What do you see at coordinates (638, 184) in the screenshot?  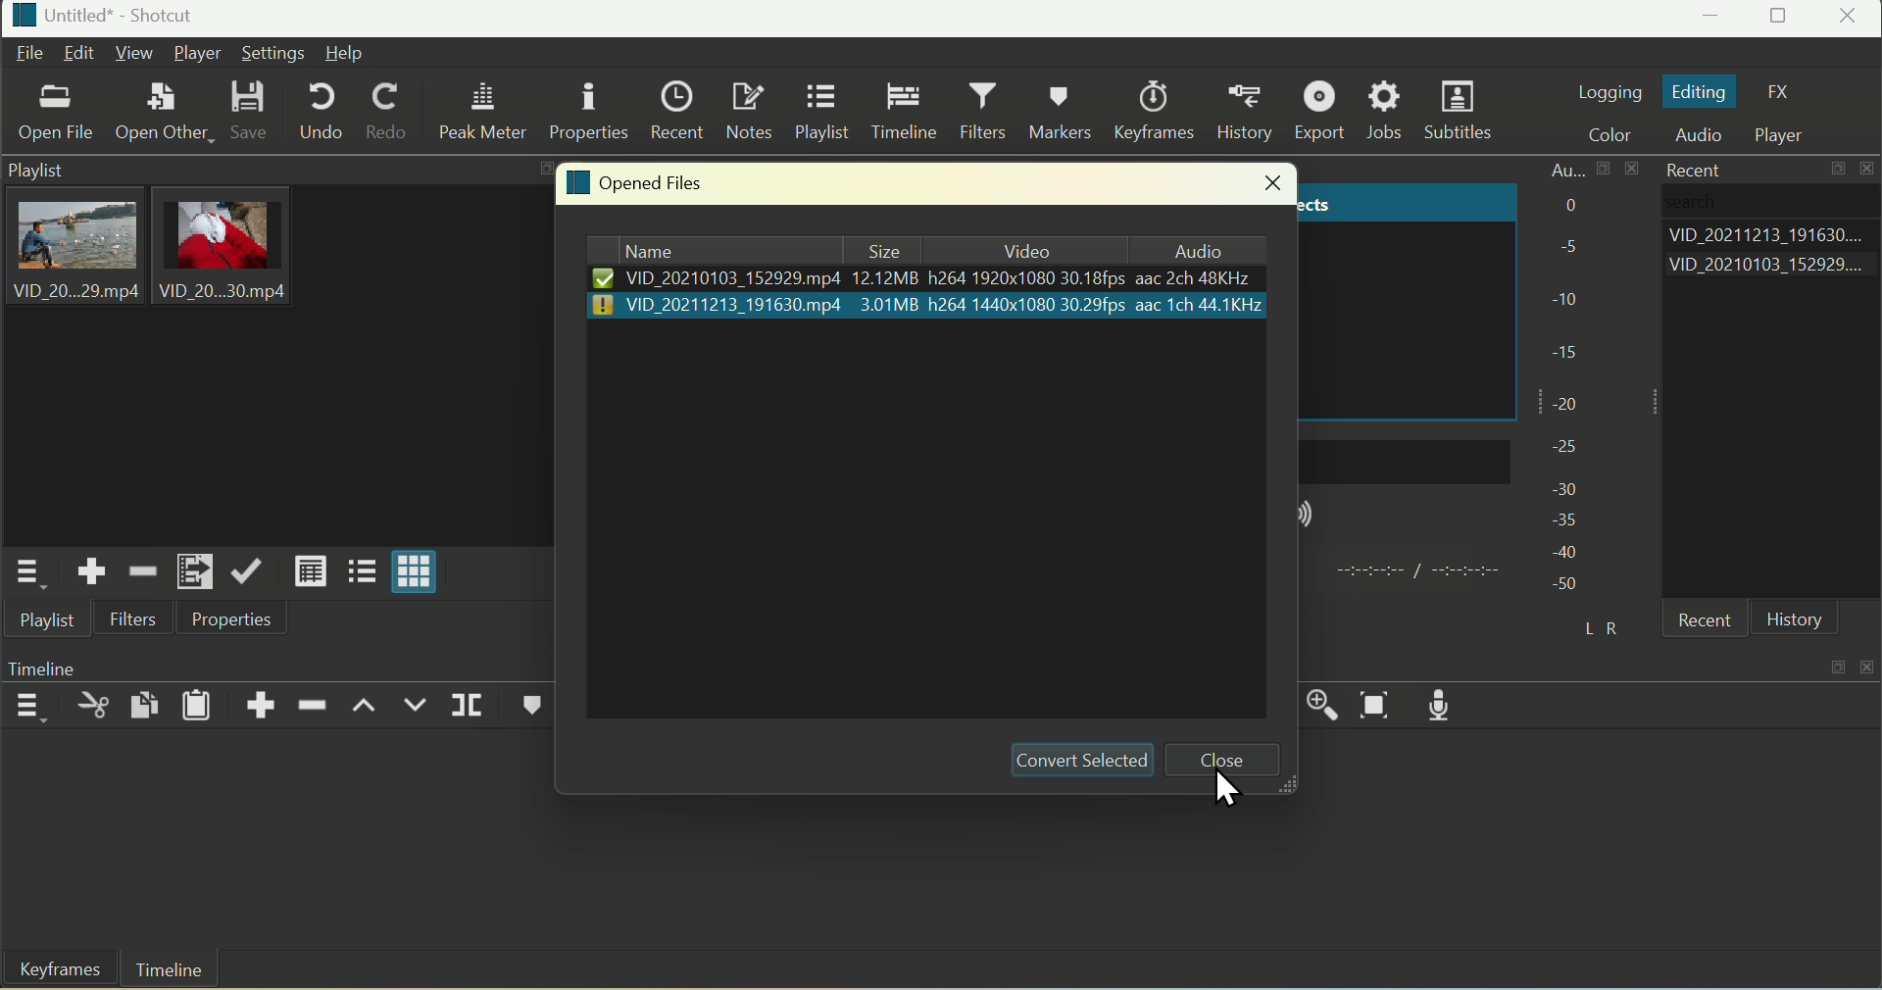 I see `opened files` at bounding box center [638, 184].